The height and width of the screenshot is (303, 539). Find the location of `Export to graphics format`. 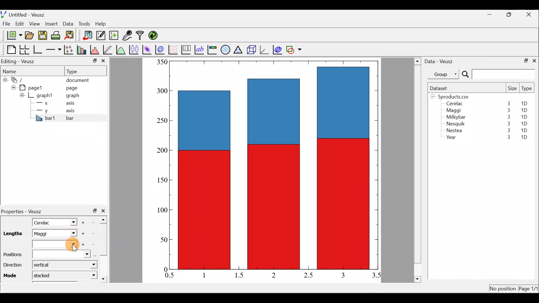

Export to graphics format is located at coordinates (71, 36).